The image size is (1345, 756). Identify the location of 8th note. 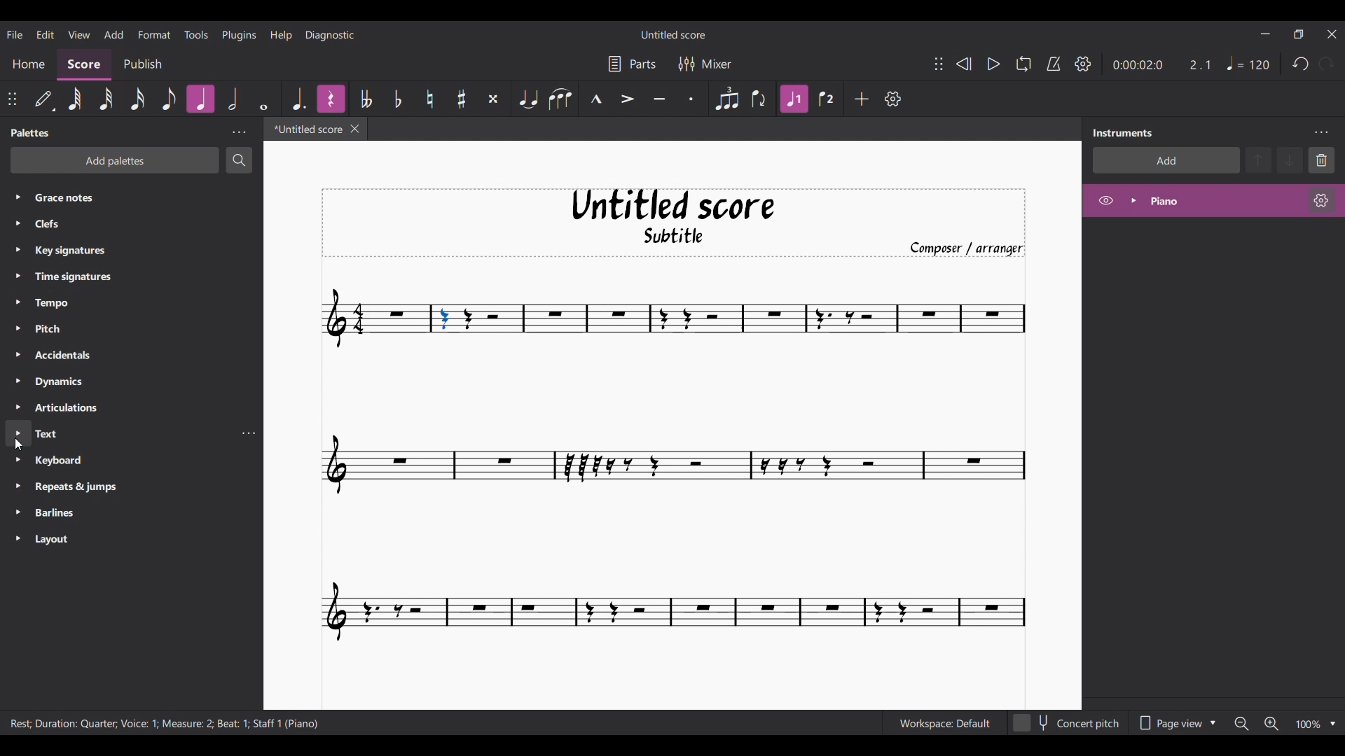
(167, 97).